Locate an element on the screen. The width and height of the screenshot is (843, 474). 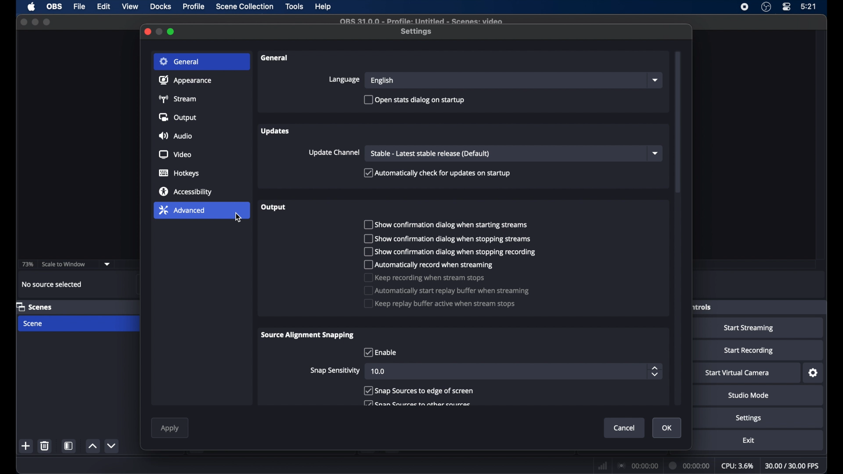
screen recorder is located at coordinates (745, 7).